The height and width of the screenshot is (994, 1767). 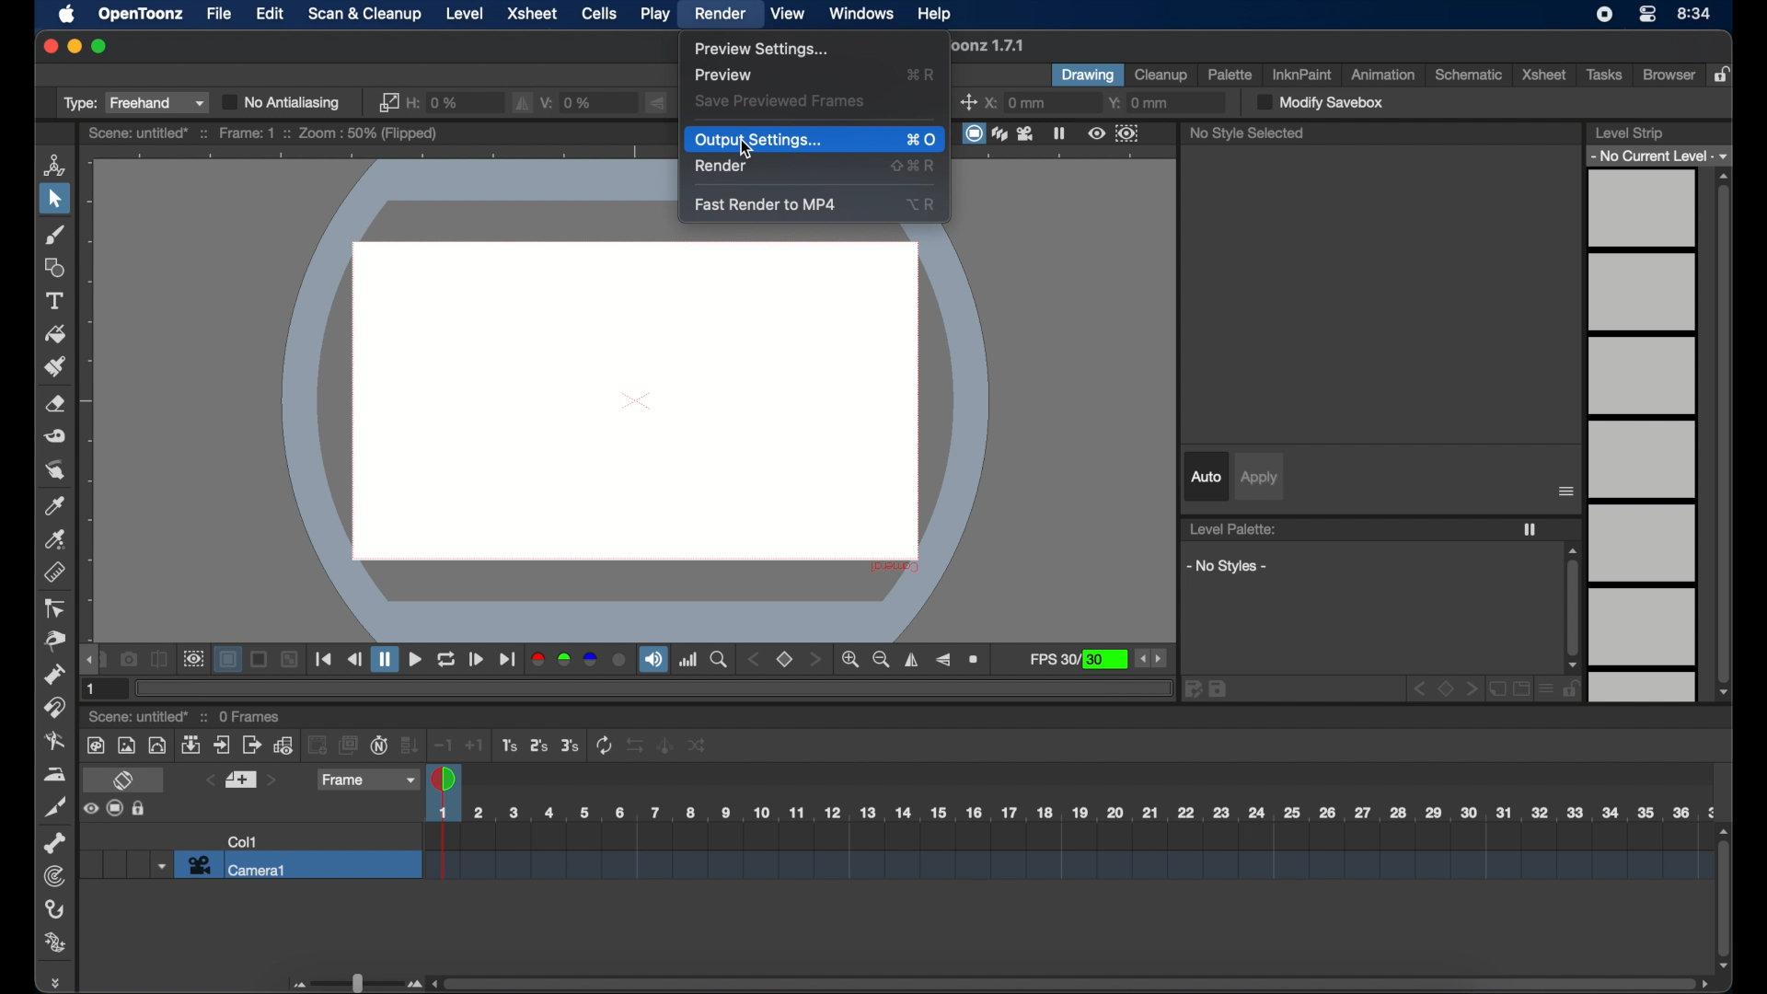 I want to click on compare to  snapshot, so click(x=159, y=660).